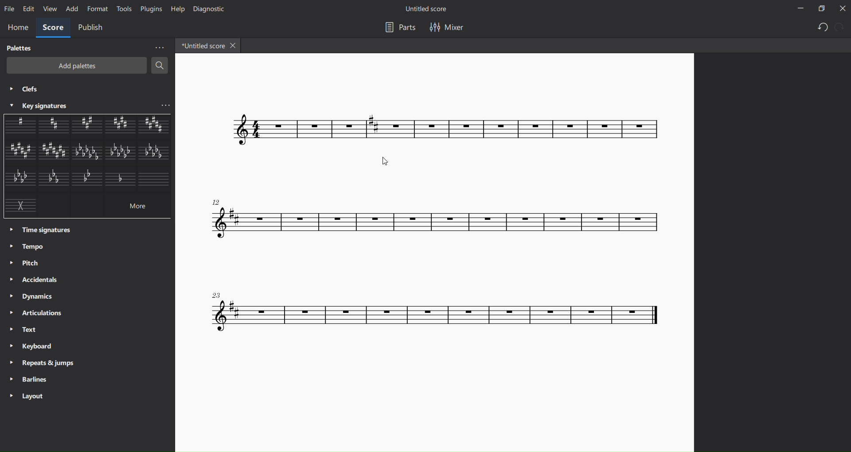  What do you see at coordinates (76, 66) in the screenshot?
I see `add palettes` at bounding box center [76, 66].